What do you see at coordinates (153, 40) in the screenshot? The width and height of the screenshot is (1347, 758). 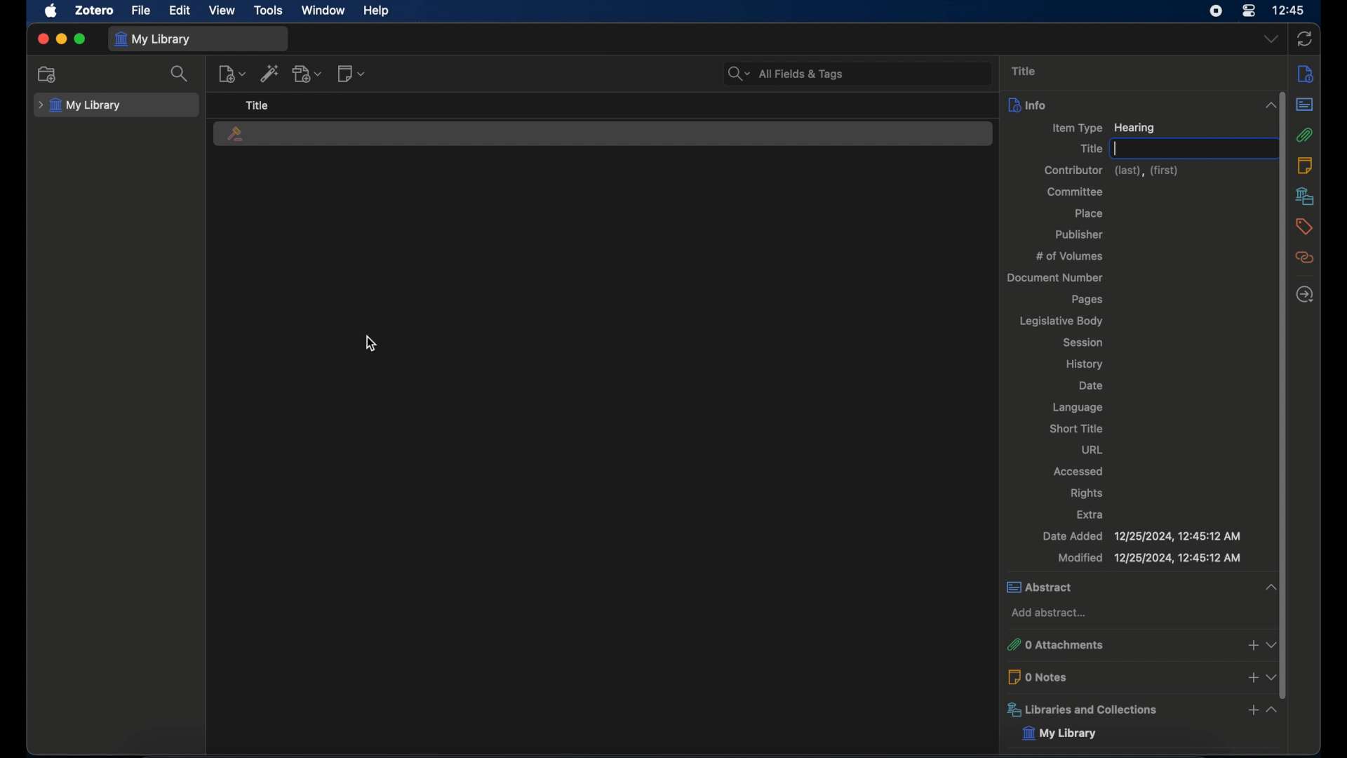 I see `my library` at bounding box center [153, 40].